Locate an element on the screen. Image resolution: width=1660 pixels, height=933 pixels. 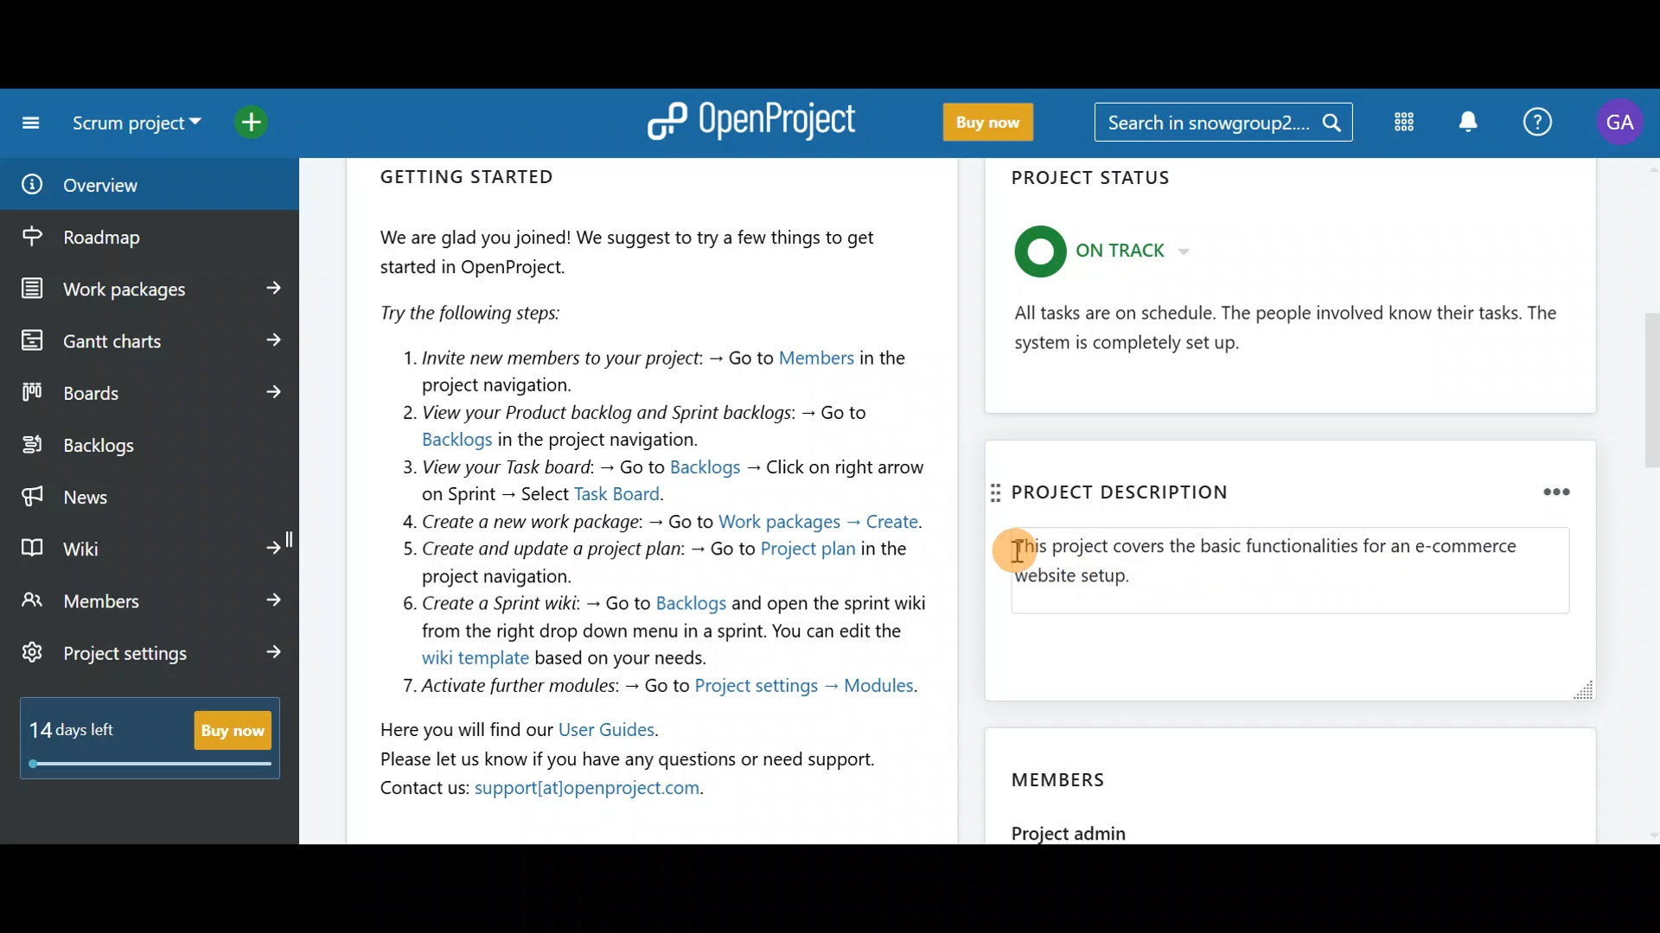
OpenProject is located at coordinates (757, 119).